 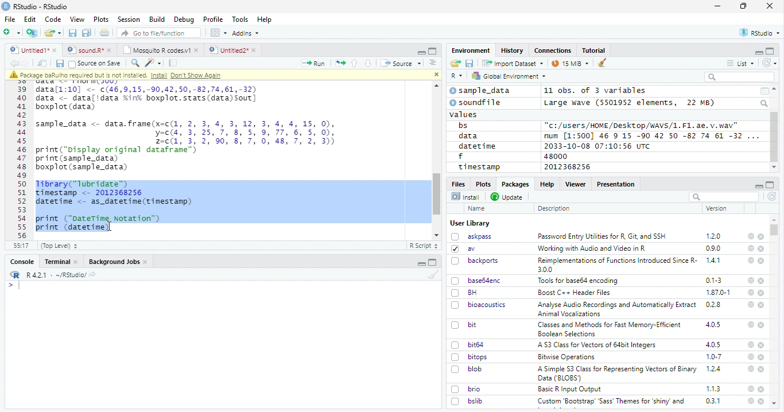 I want to click on askpass, so click(x=471, y=236).